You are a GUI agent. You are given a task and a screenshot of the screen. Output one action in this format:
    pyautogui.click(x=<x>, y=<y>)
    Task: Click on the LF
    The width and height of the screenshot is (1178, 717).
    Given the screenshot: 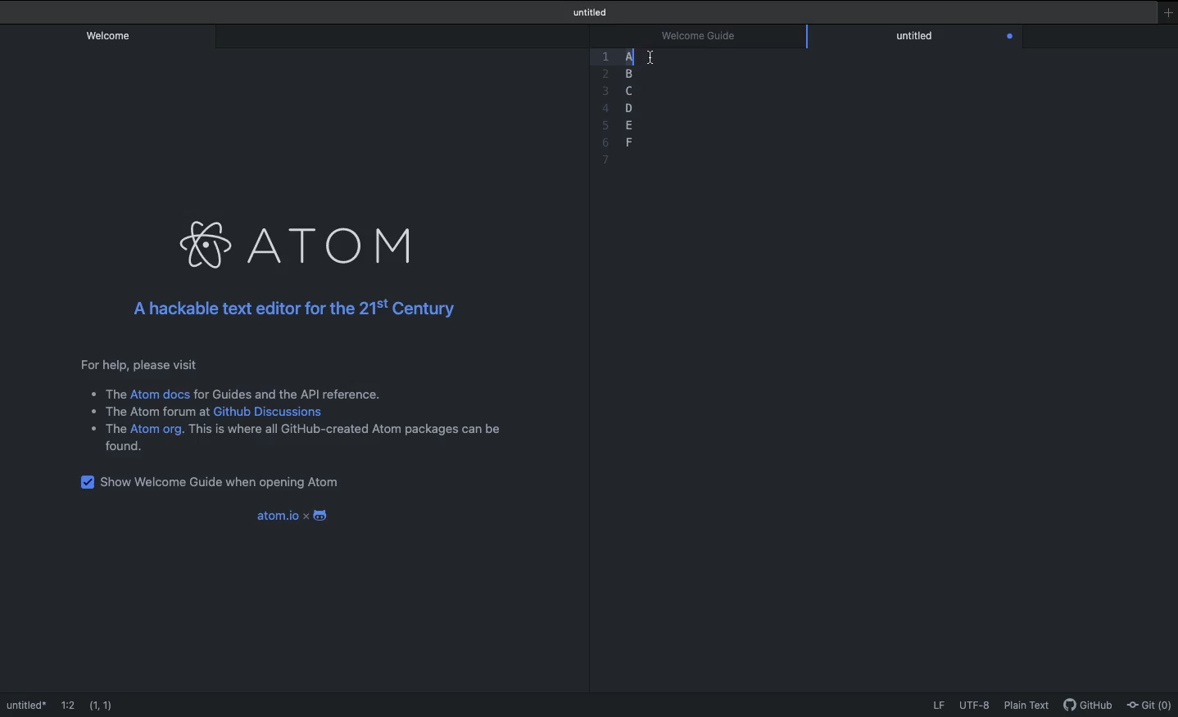 What is the action you would take?
    pyautogui.click(x=941, y=707)
    